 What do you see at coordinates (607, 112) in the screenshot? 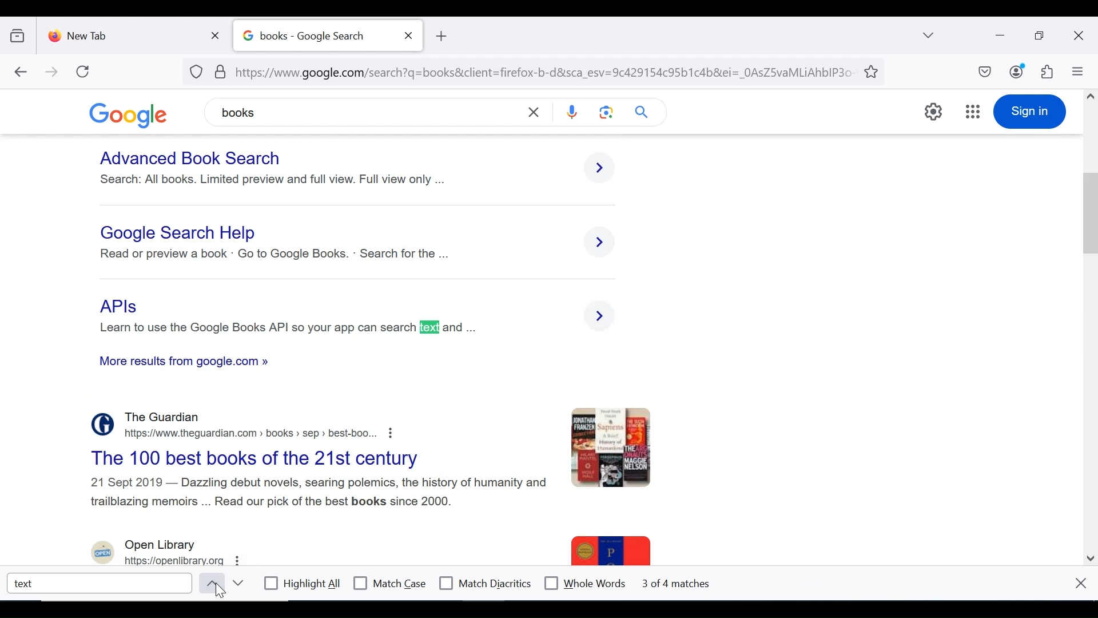
I see `google lens` at bounding box center [607, 112].